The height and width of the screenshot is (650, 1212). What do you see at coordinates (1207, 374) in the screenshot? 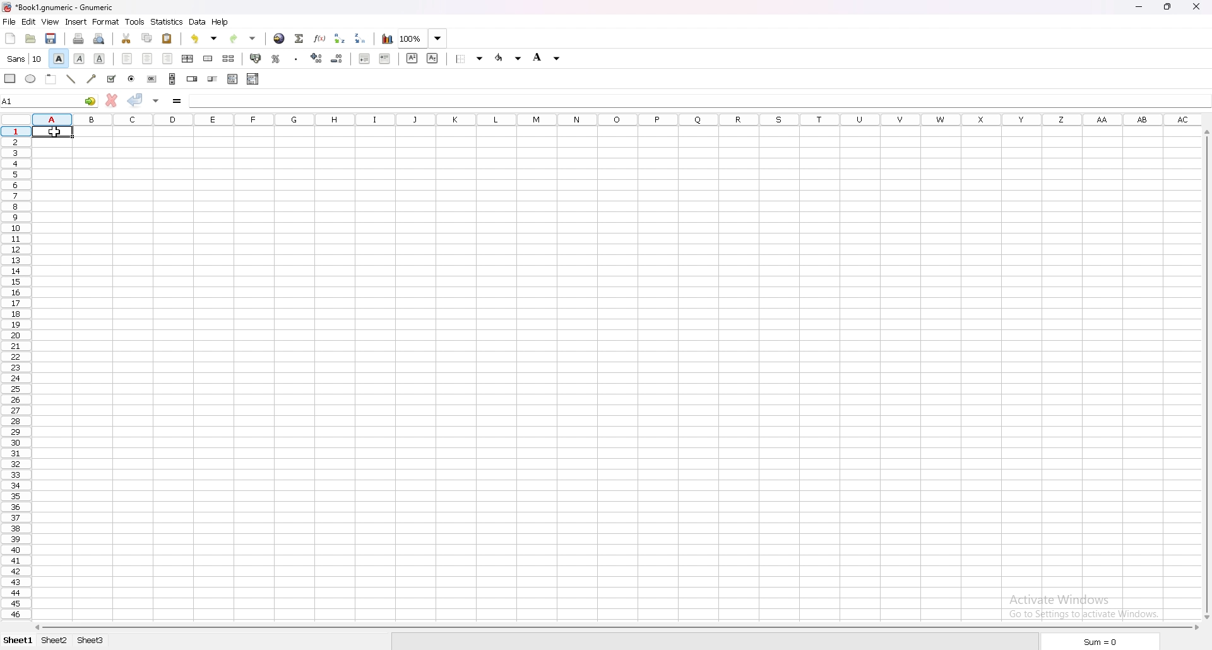
I see `scroll bar` at bounding box center [1207, 374].